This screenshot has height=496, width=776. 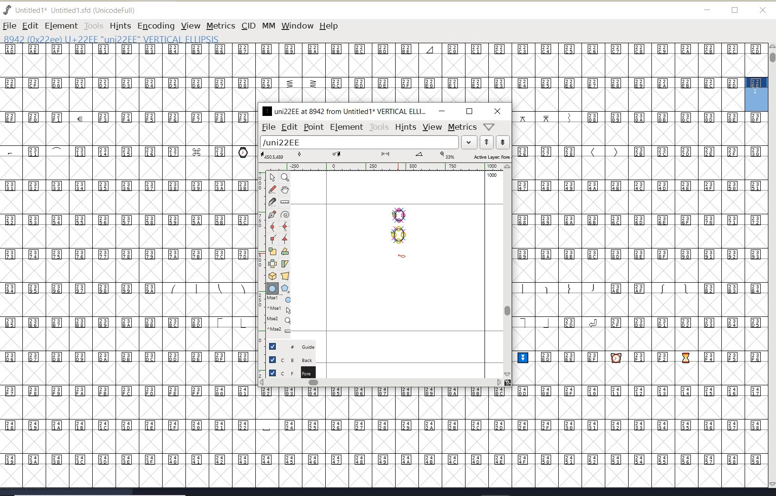 What do you see at coordinates (506, 270) in the screenshot?
I see `scrollbar` at bounding box center [506, 270].